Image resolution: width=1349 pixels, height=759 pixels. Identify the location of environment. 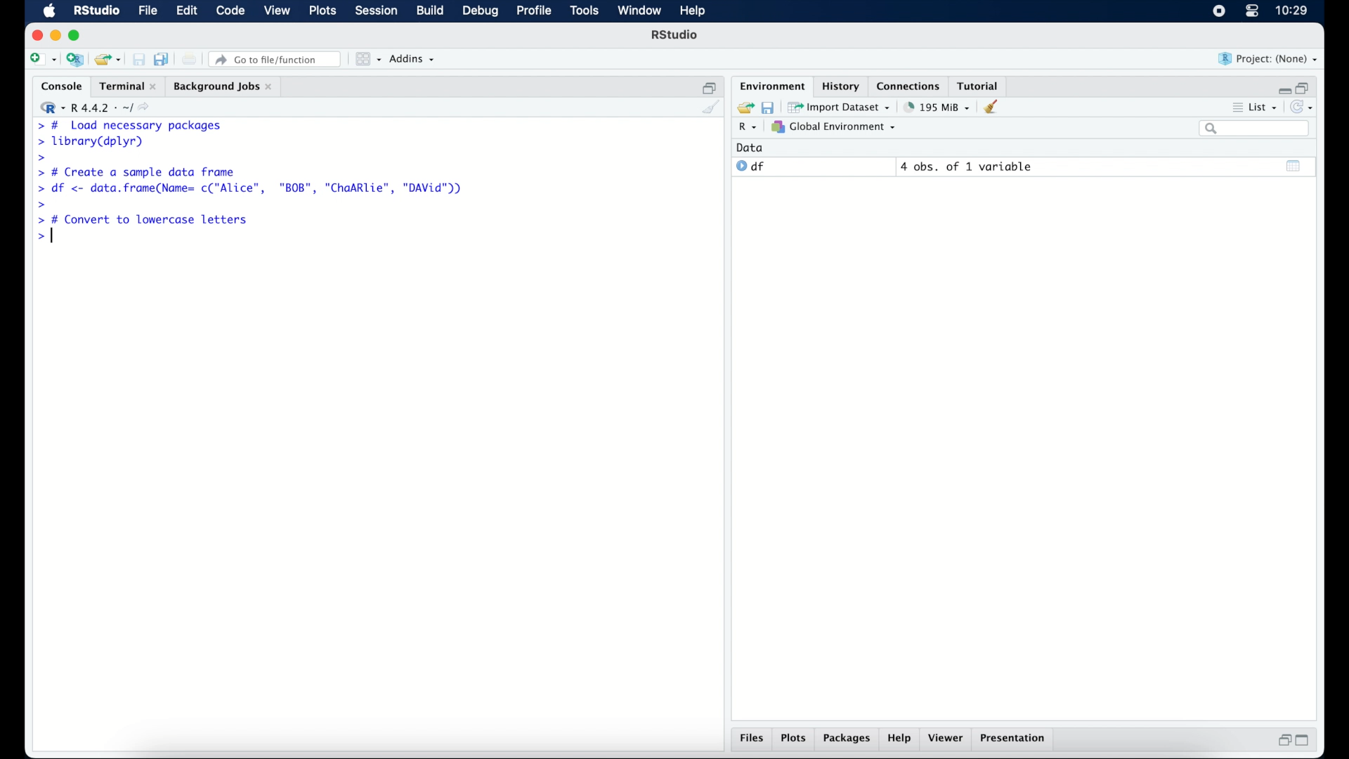
(770, 85).